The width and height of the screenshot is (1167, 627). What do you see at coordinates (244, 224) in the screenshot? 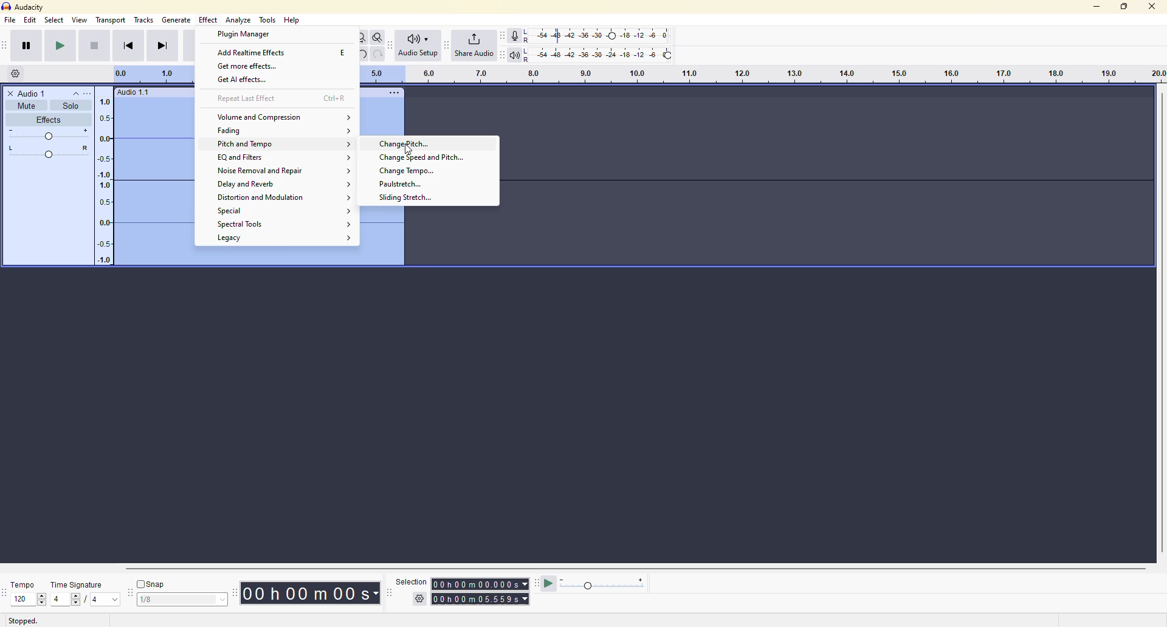
I see `spectral tools` at bounding box center [244, 224].